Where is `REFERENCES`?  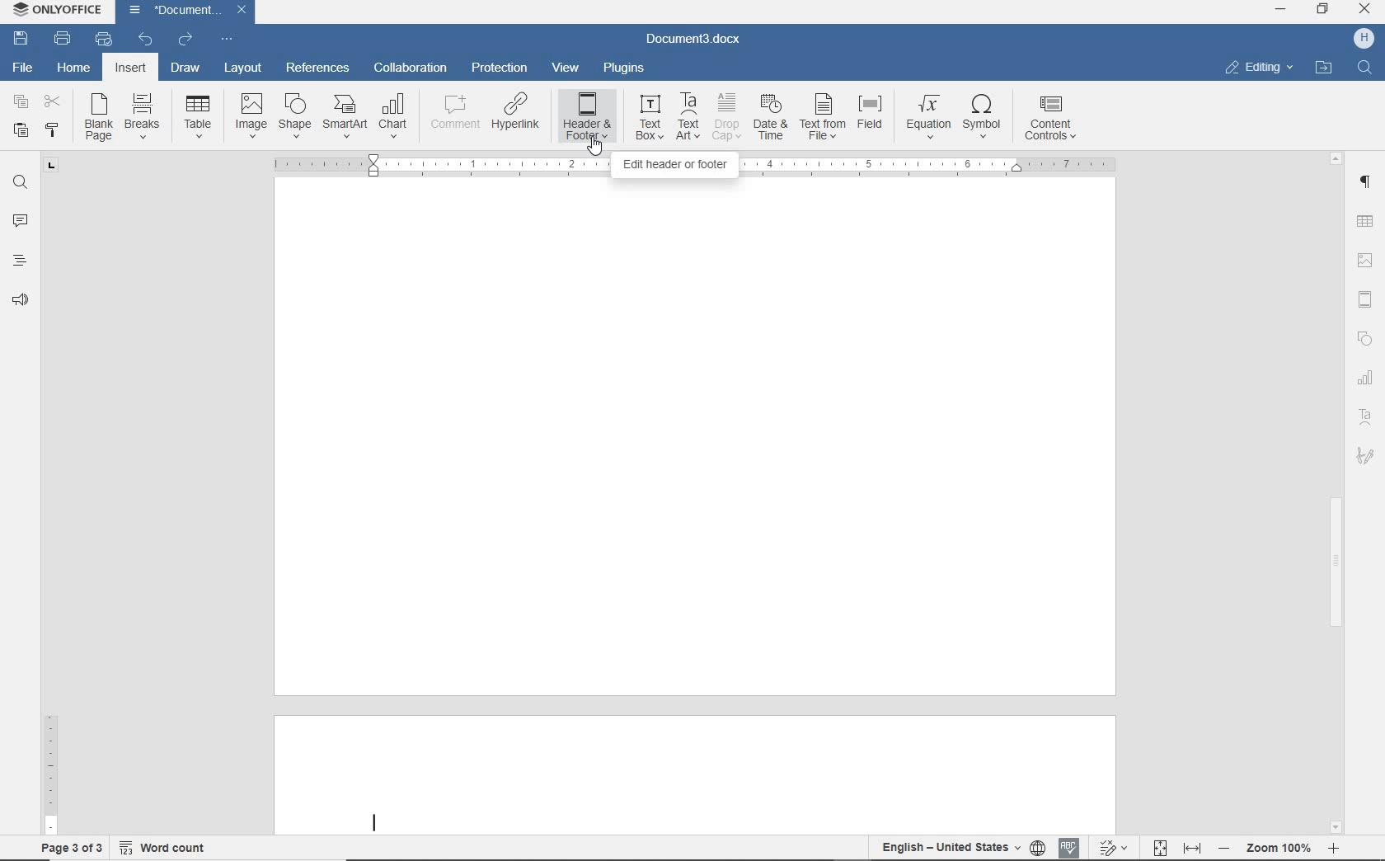
REFERENCES is located at coordinates (317, 68).